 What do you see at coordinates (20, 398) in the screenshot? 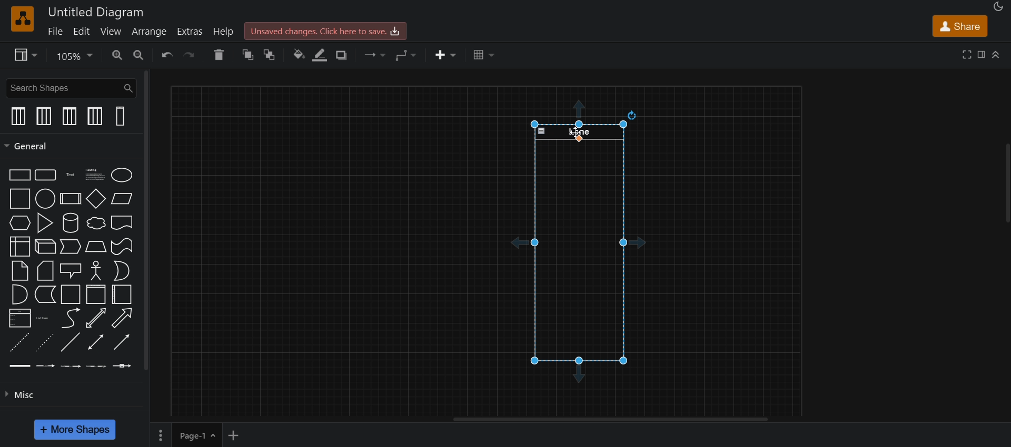
I see `misc` at bounding box center [20, 398].